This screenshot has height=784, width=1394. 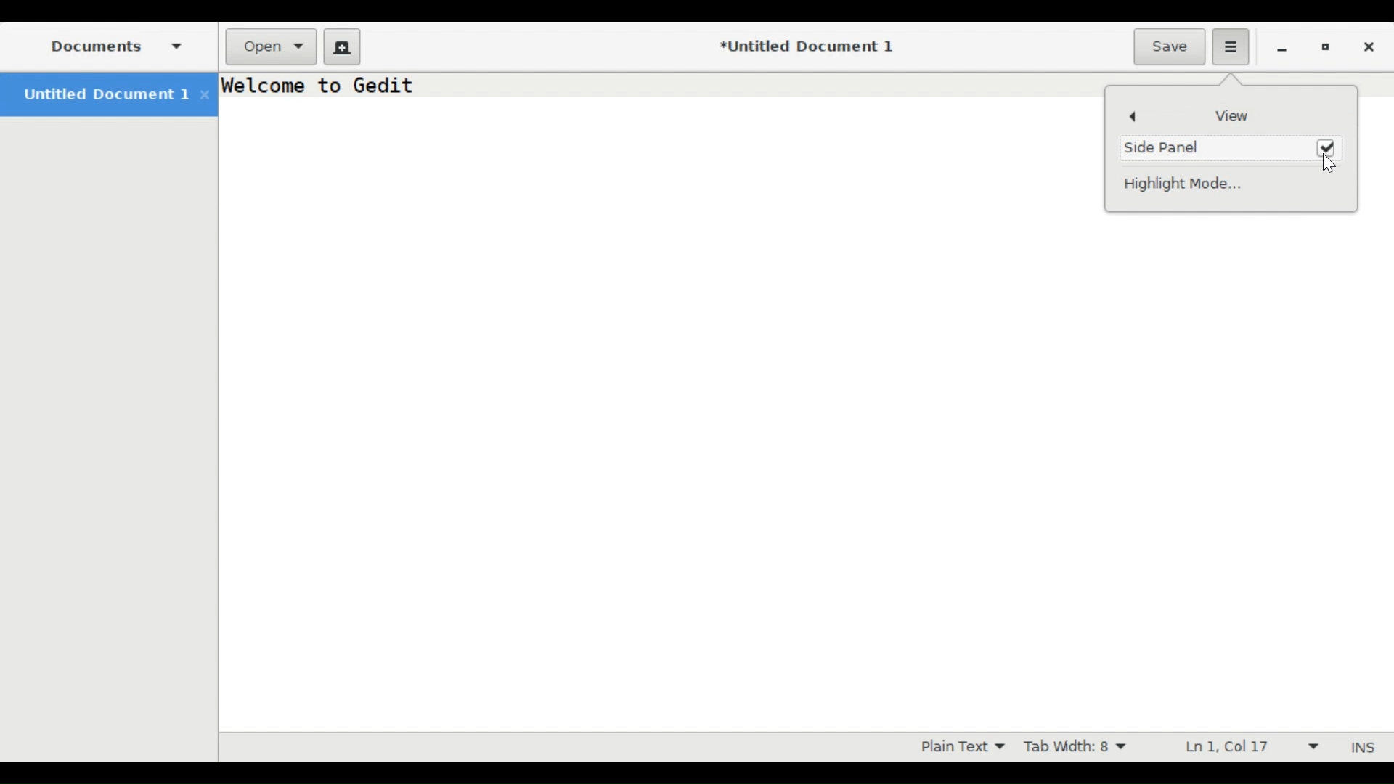 I want to click on View, so click(x=1229, y=115).